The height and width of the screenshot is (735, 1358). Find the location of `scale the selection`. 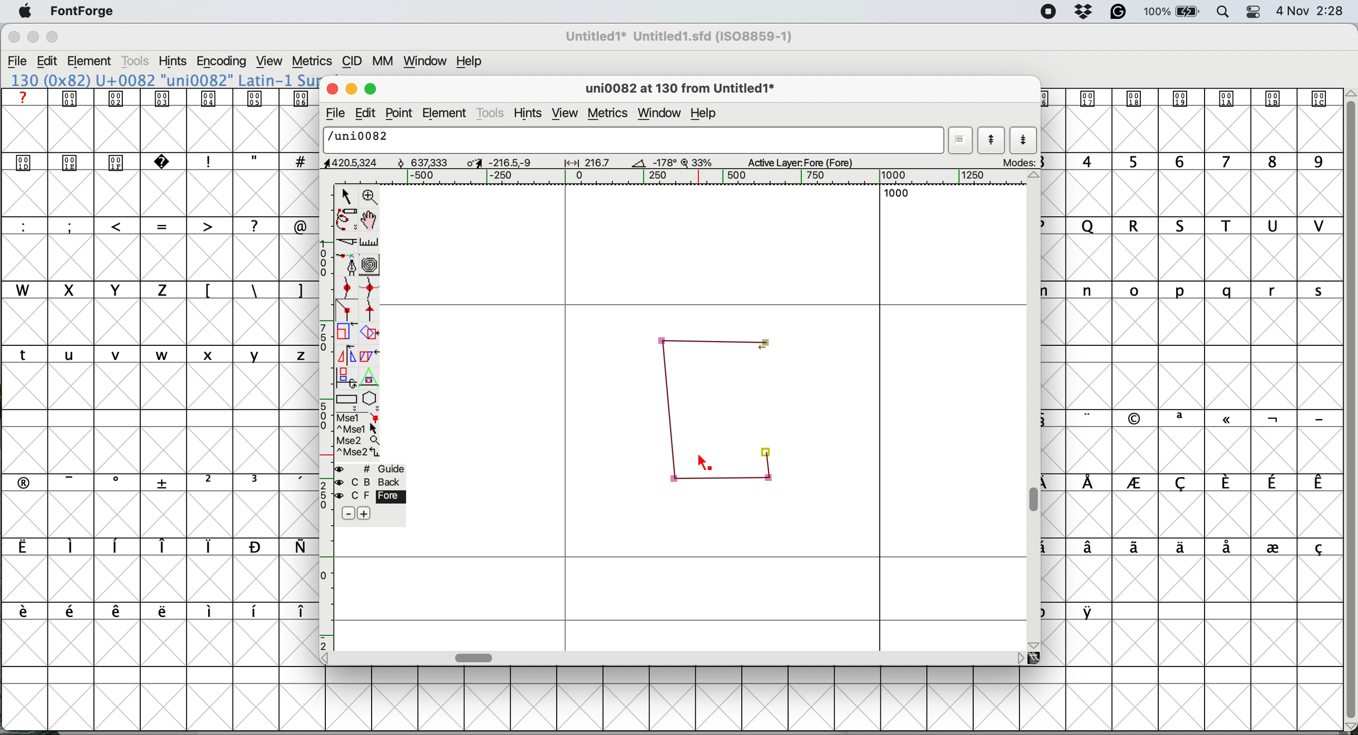

scale the selection is located at coordinates (347, 334).